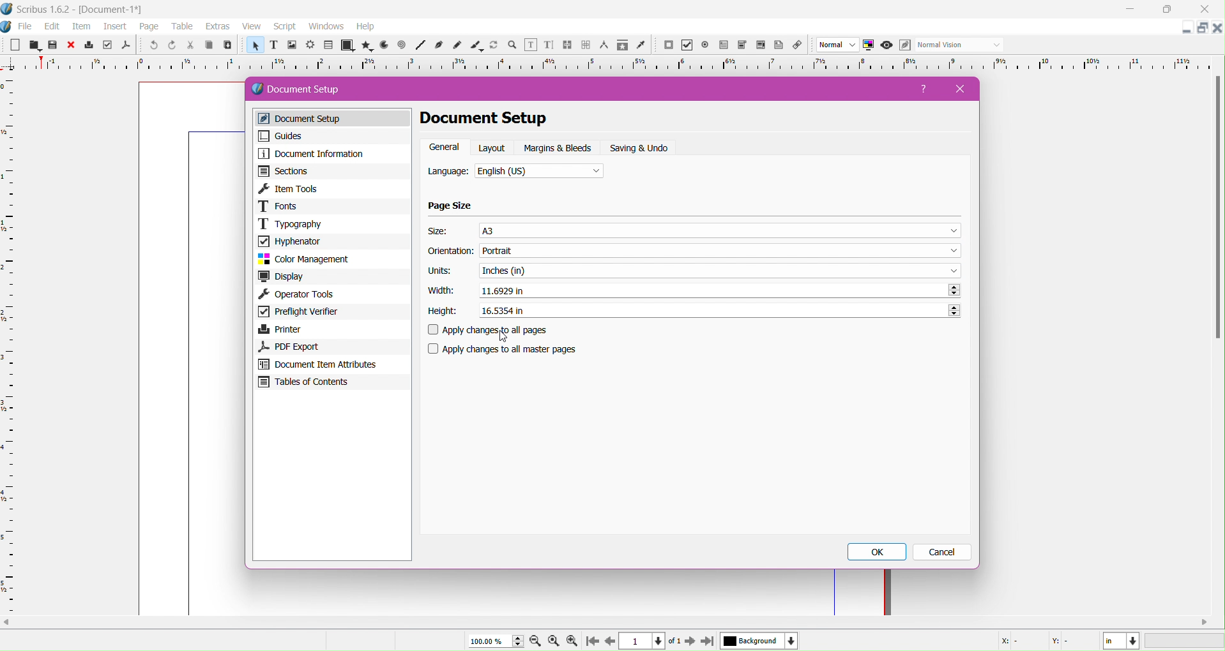  I want to click on Cursor, so click(505, 336).